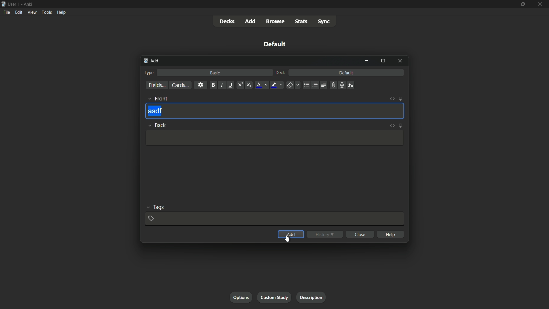 The image size is (549, 309). Describe the element at coordinates (307, 85) in the screenshot. I see `unordered list` at that location.